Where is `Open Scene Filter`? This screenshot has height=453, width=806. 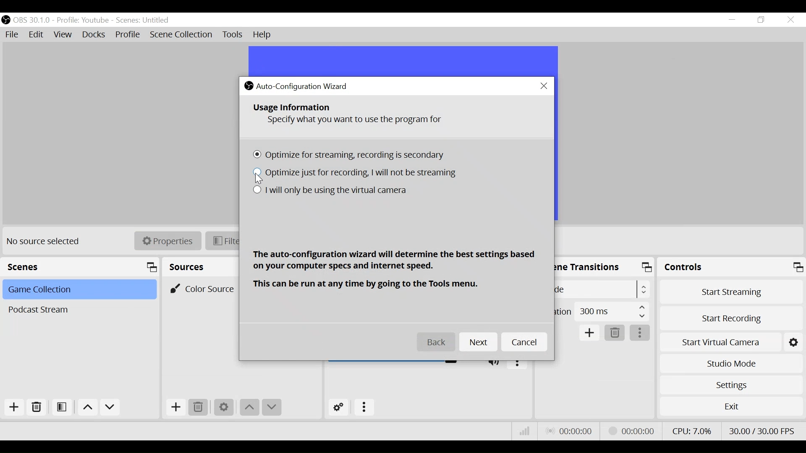
Open Scene Filter is located at coordinates (62, 407).